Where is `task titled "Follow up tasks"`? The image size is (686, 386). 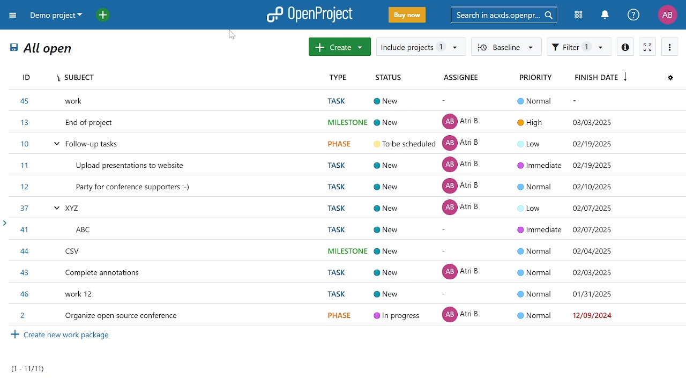 task titled "Follow up tasks" is located at coordinates (346, 122).